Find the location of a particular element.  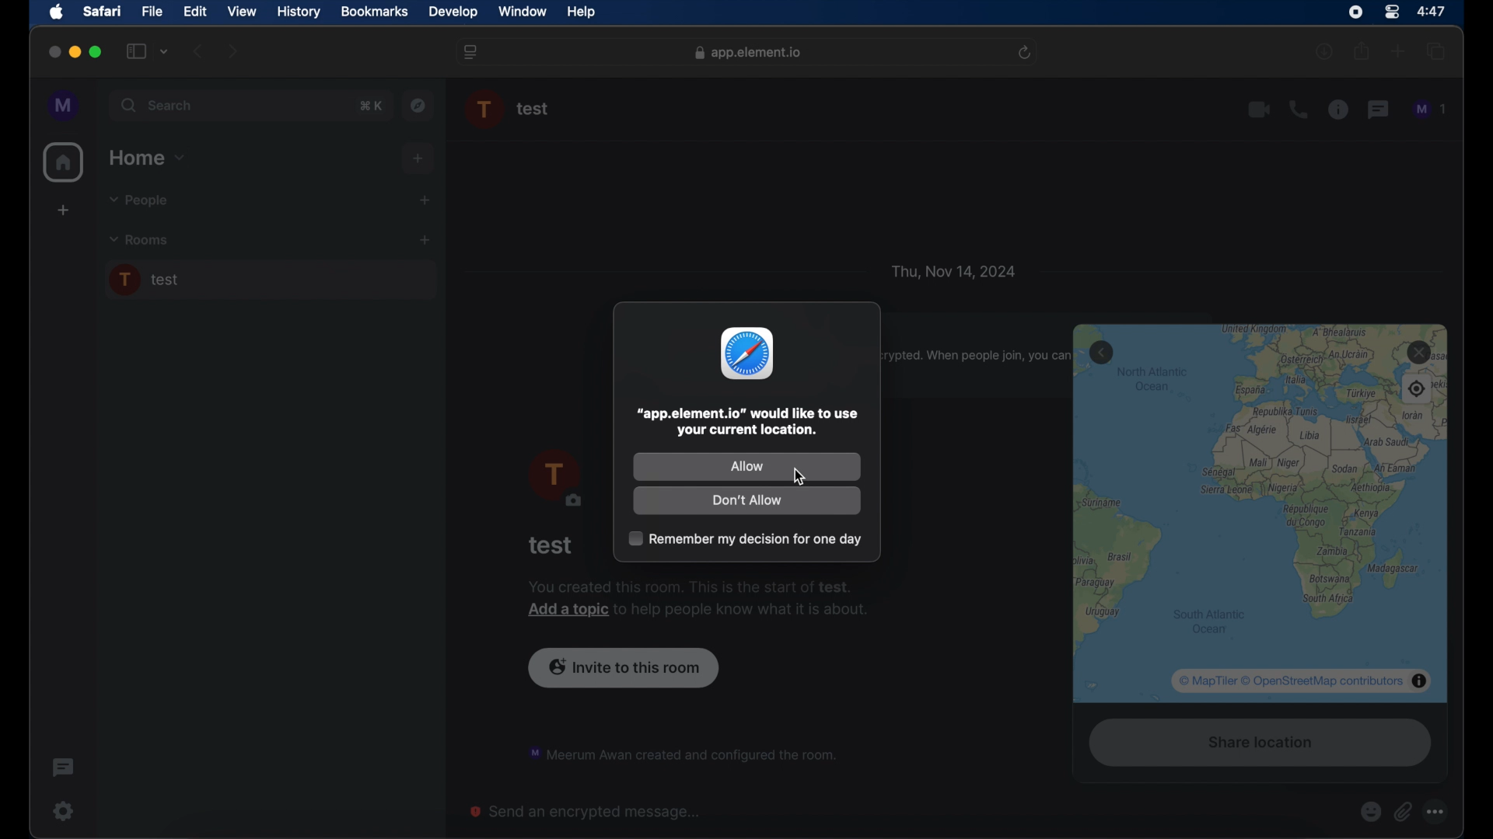

add is located at coordinates (62, 212).